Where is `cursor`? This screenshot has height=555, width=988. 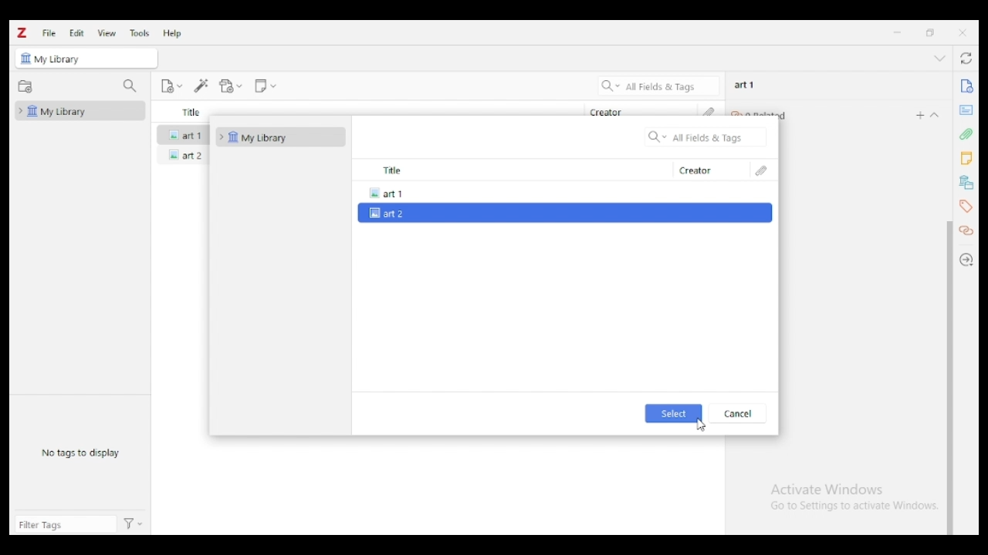
cursor is located at coordinates (702, 425).